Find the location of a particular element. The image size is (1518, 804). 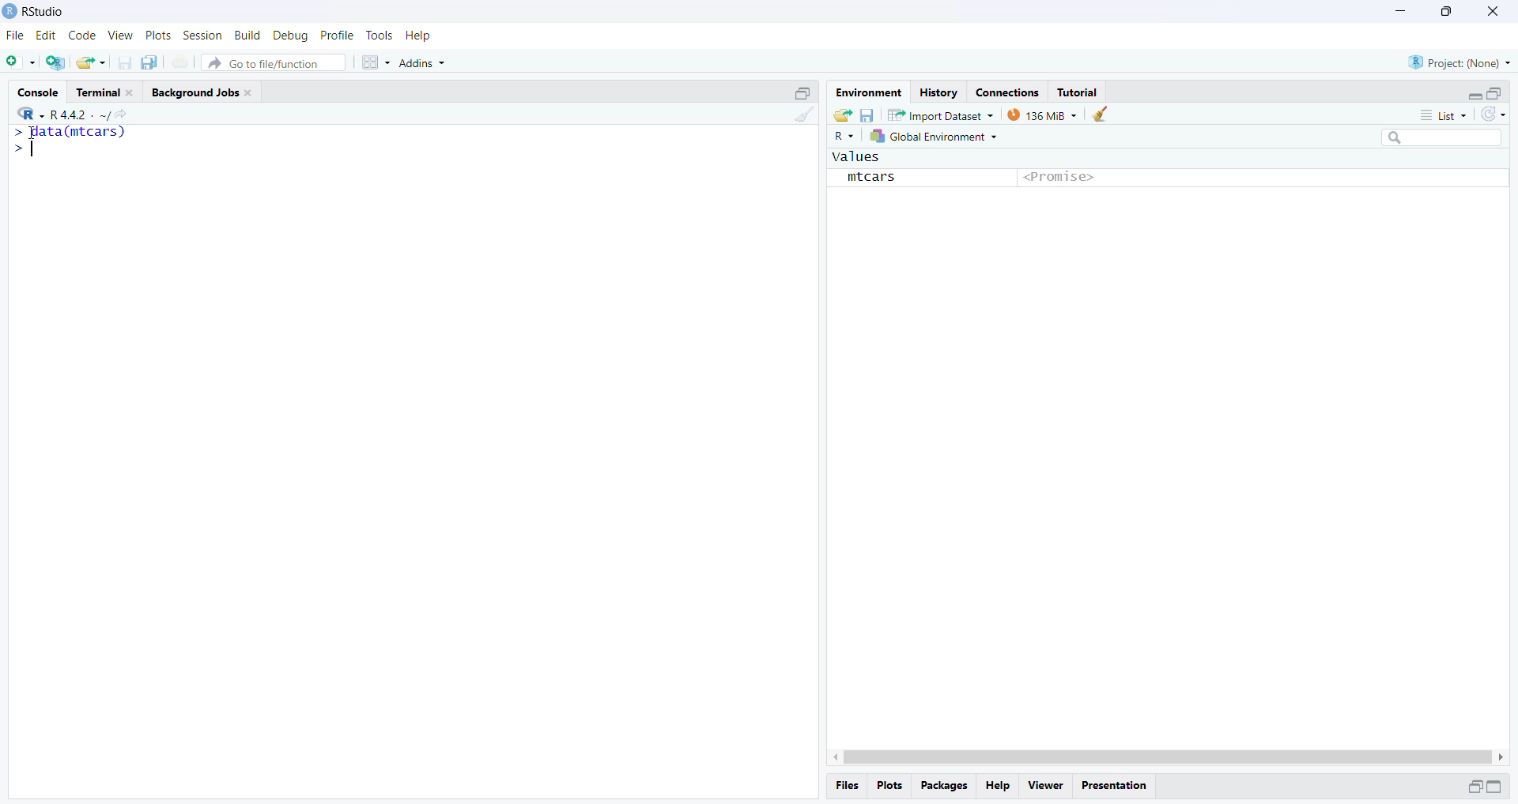

Help is located at coordinates (1000, 786).